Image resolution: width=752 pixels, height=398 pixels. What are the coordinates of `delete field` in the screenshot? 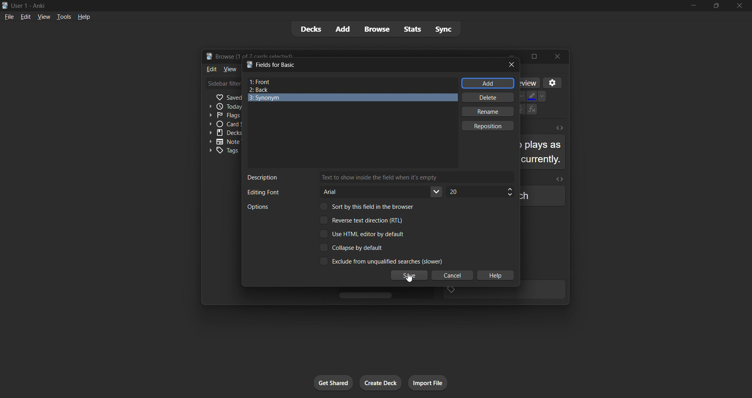 It's located at (486, 98).